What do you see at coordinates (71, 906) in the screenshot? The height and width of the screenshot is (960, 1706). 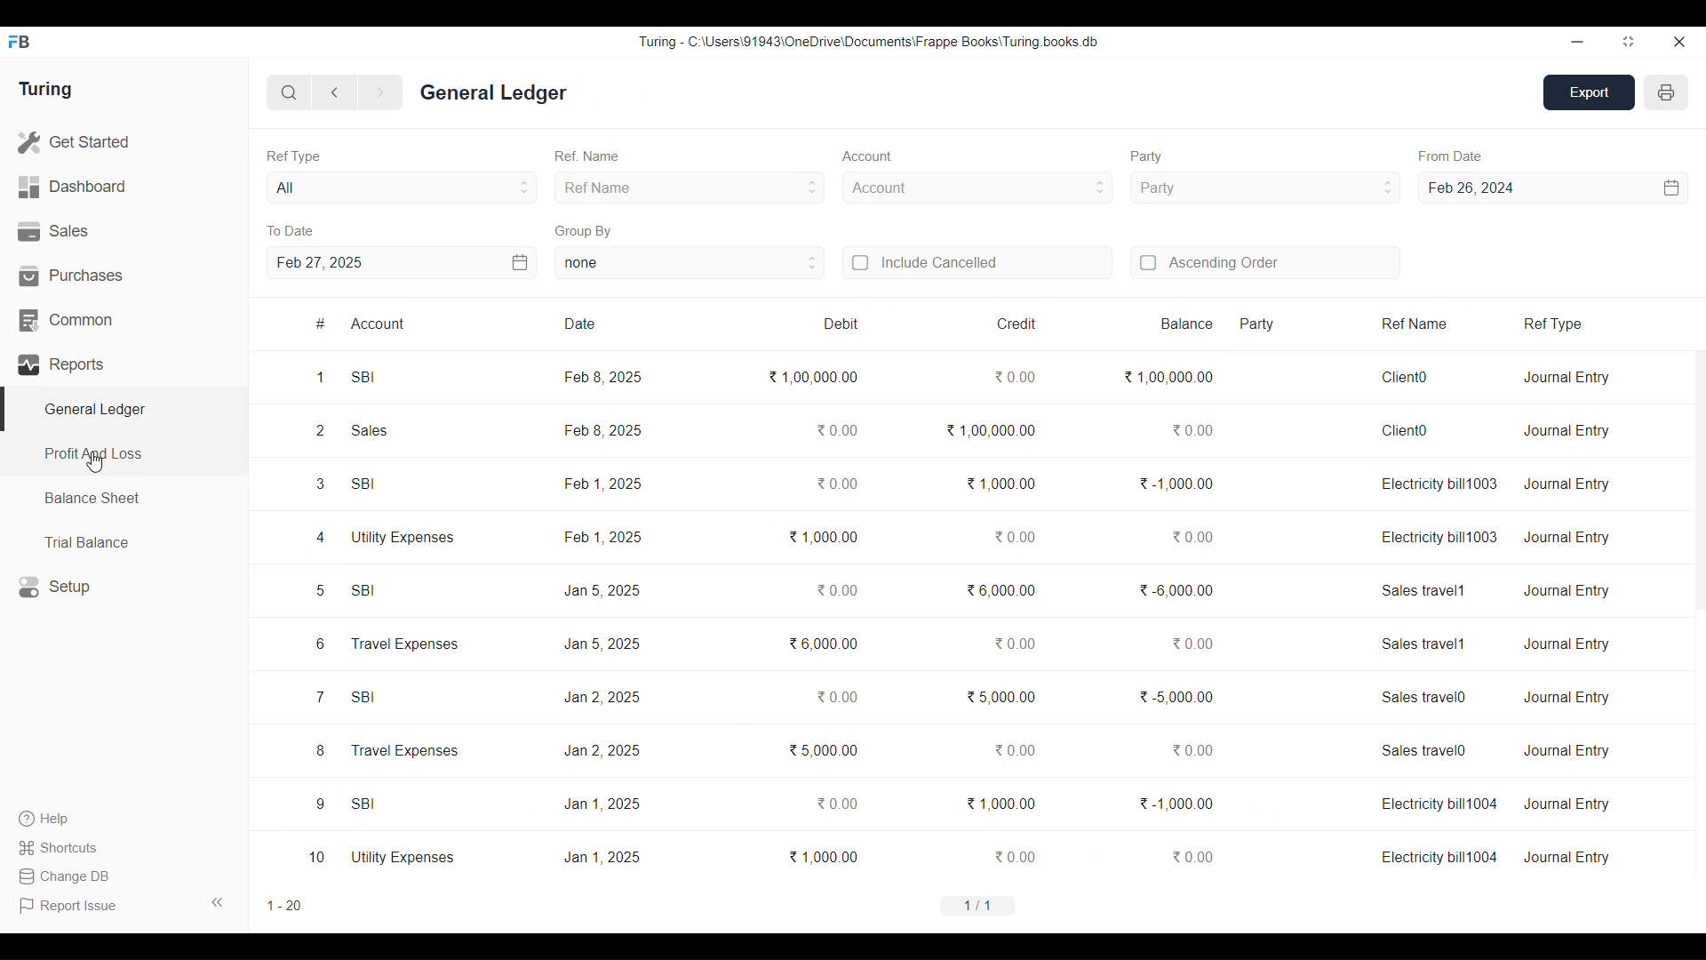 I see `Report Issue` at bounding box center [71, 906].